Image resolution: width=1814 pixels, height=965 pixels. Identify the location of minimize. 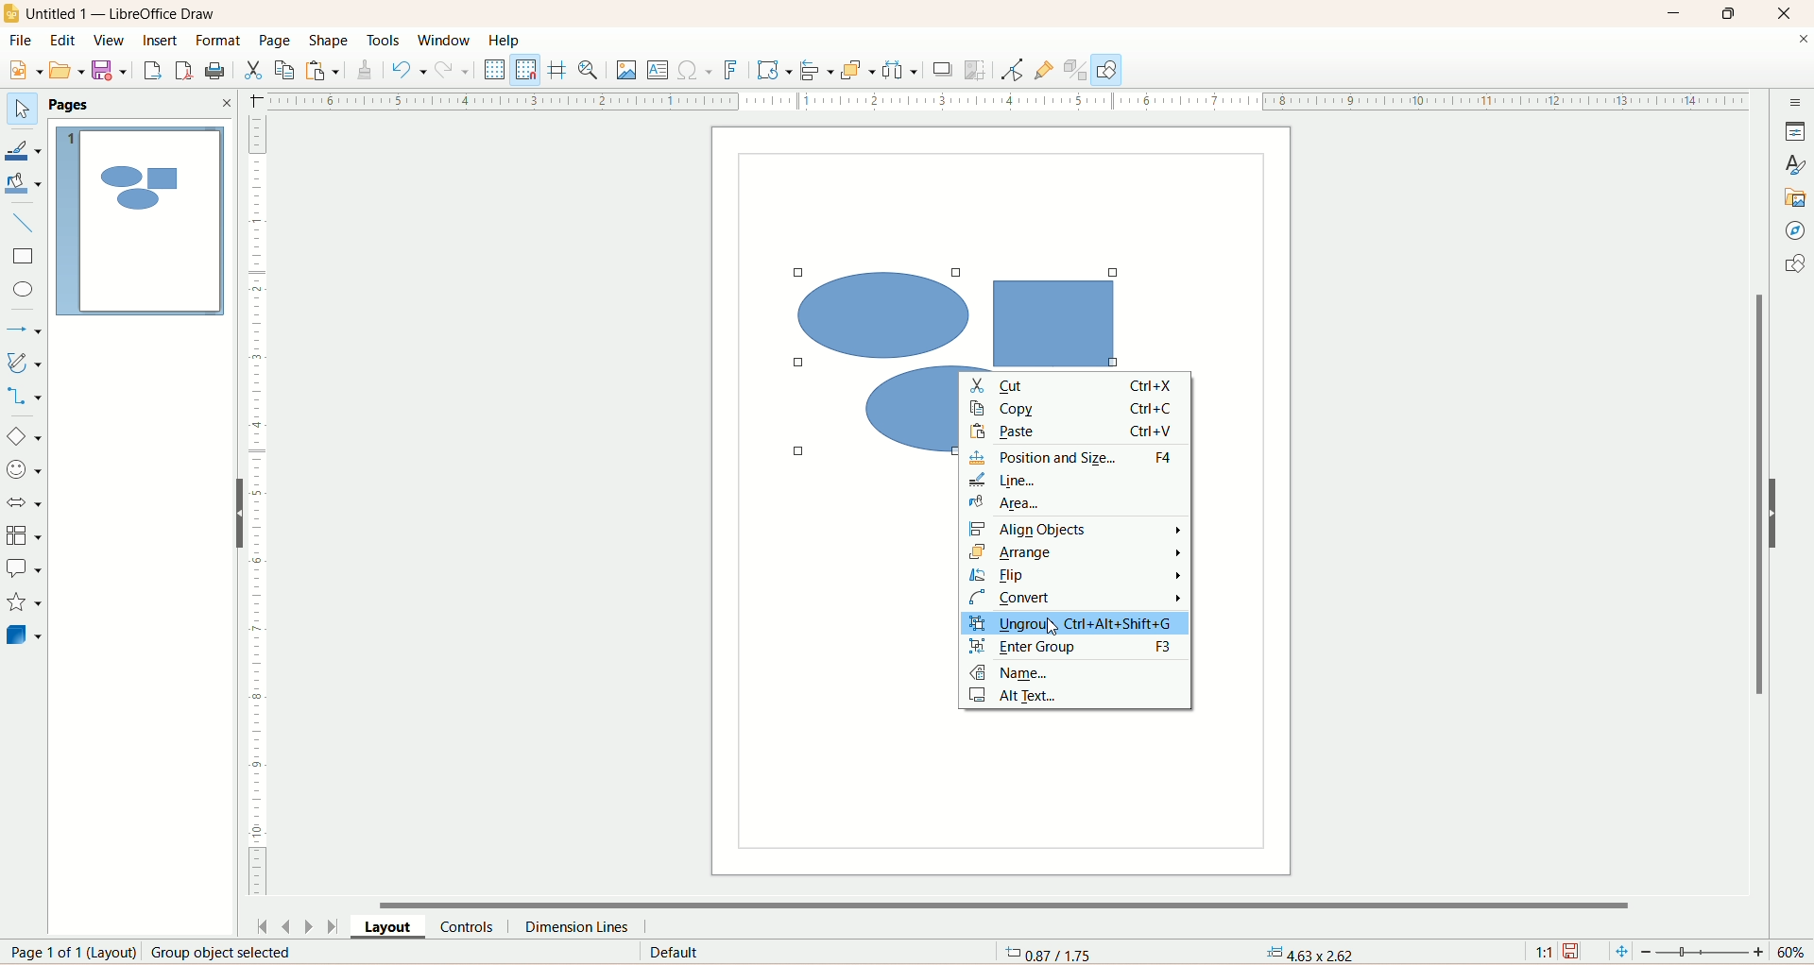
(1677, 13).